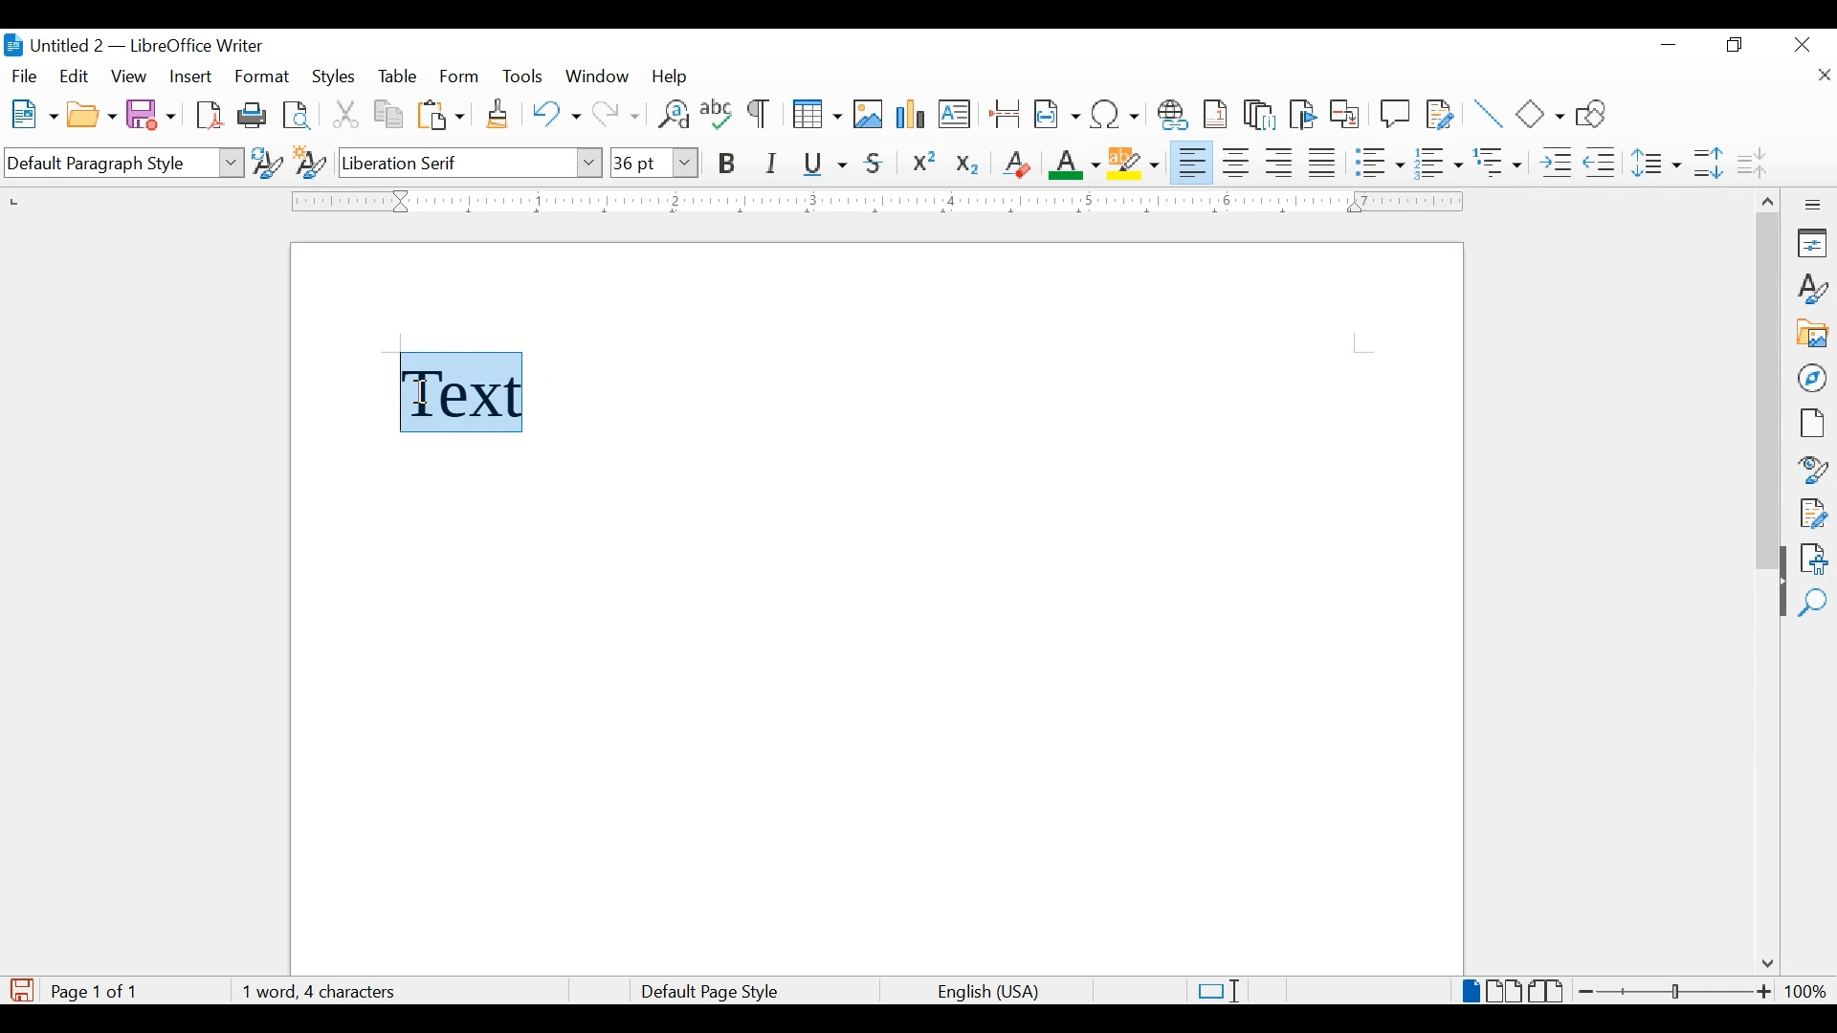 This screenshot has width=1837, height=1033. I want to click on cut, so click(346, 114).